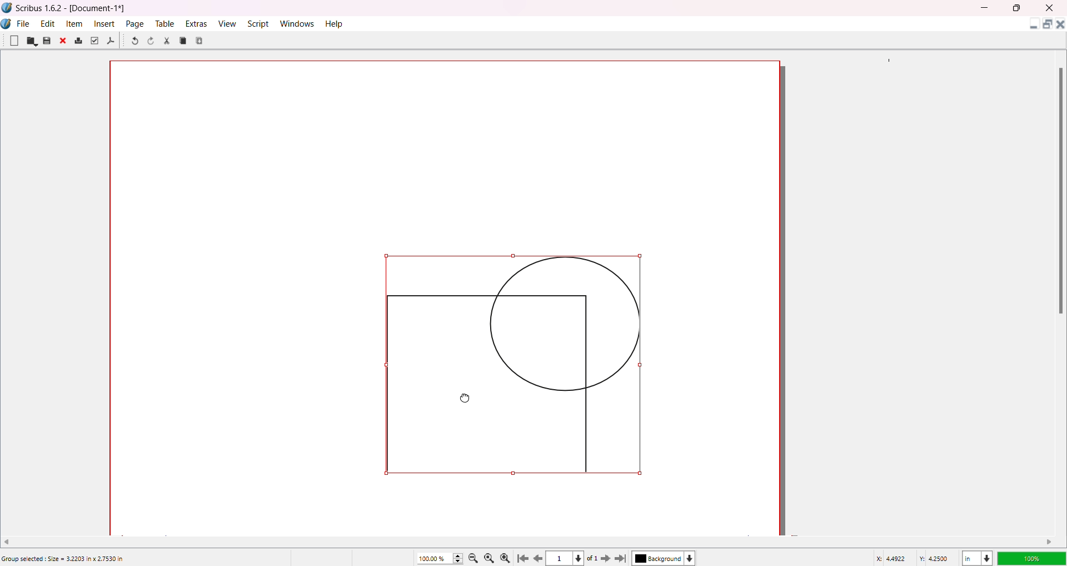 The width and height of the screenshot is (1067, 566). Describe the element at coordinates (226, 23) in the screenshot. I see `View` at that location.